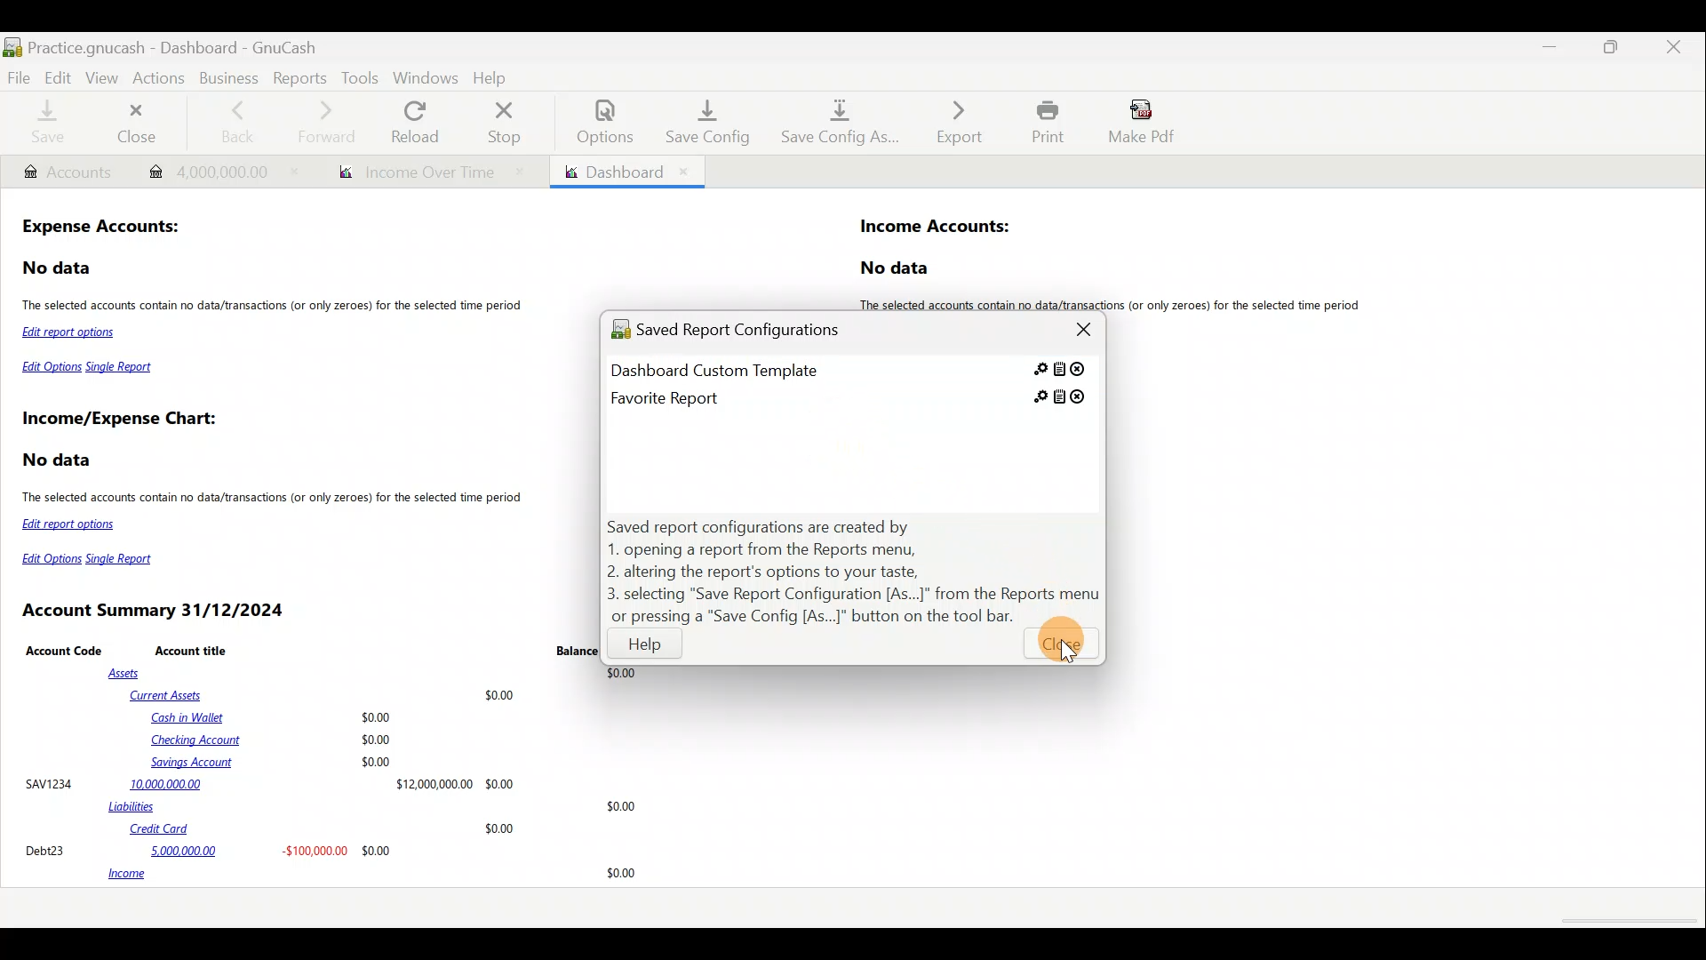 The width and height of the screenshot is (1706, 960). What do you see at coordinates (849, 397) in the screenshot?
I see `Saved report 2` at bounding box center [849, 397].